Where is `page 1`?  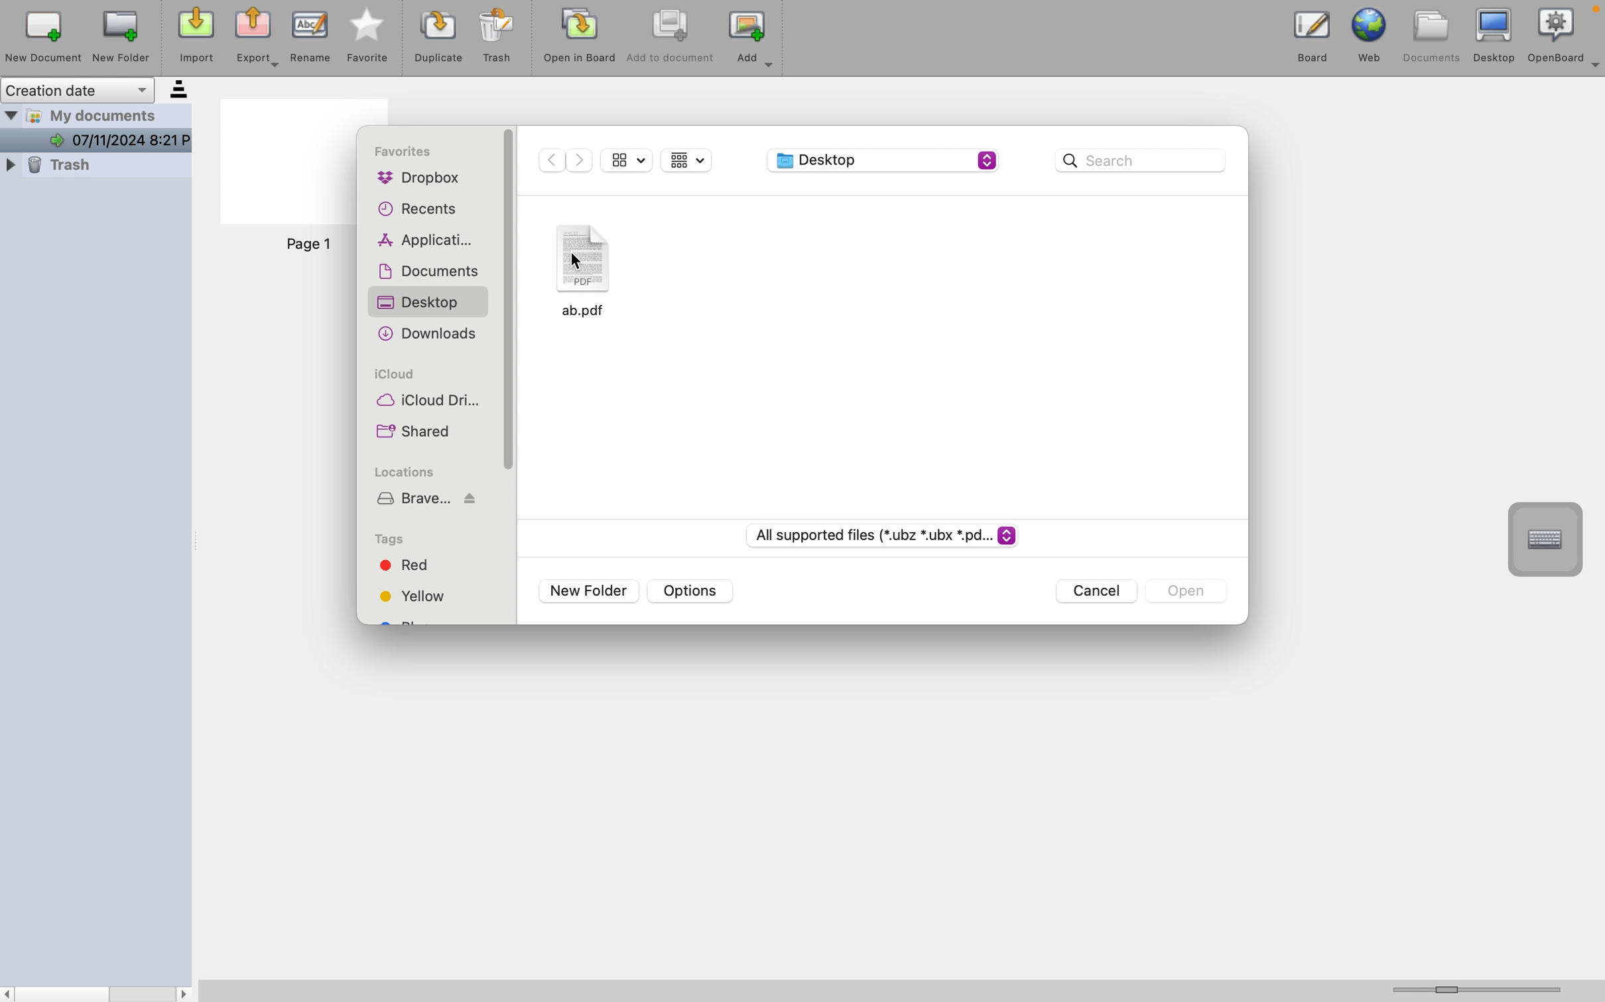 page 1 is located at coordinates (310, 245).